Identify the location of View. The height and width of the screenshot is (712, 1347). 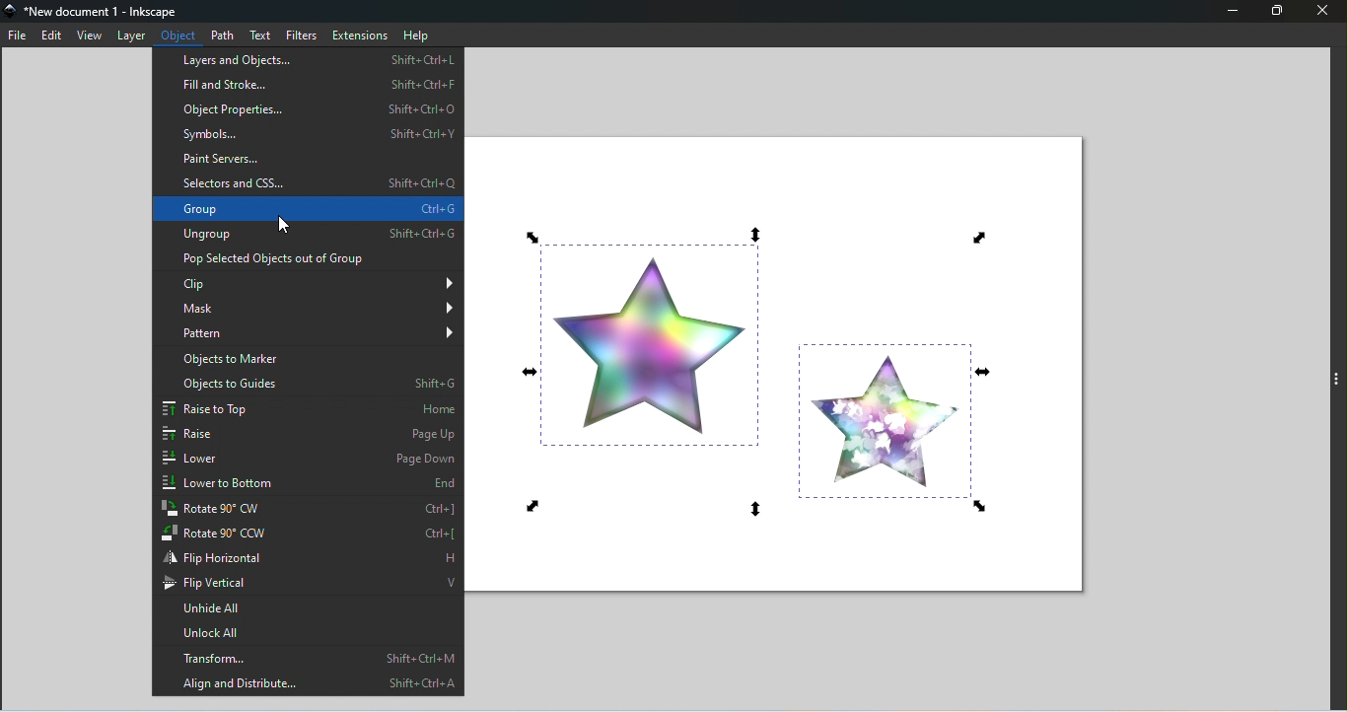
(90, 36).